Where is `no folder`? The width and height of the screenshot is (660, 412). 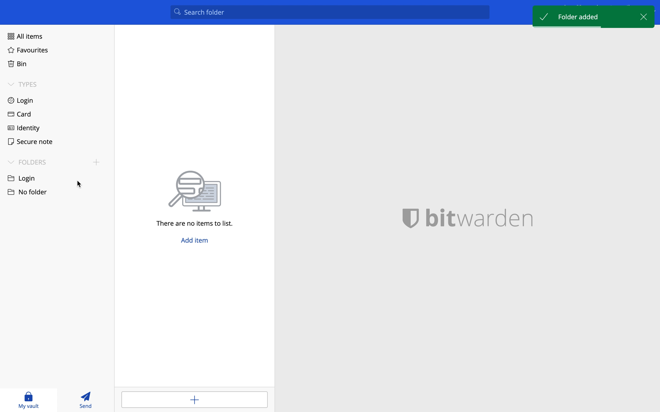 no folder is located at coordinates (27, 178).